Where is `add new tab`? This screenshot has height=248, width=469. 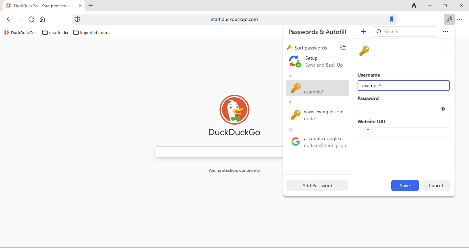
add new tab is located at coordinates (92, 5).